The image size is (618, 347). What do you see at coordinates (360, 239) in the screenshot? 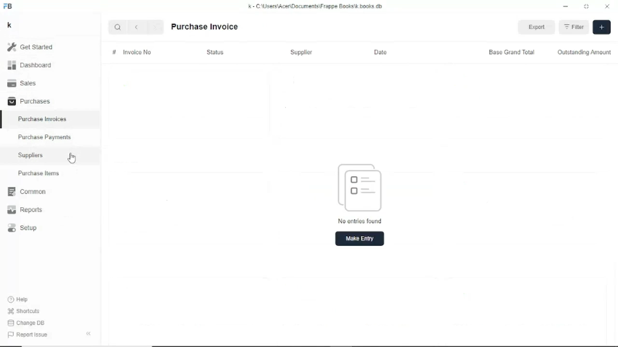
I see `Make entry` at bounding box center [360, 239].